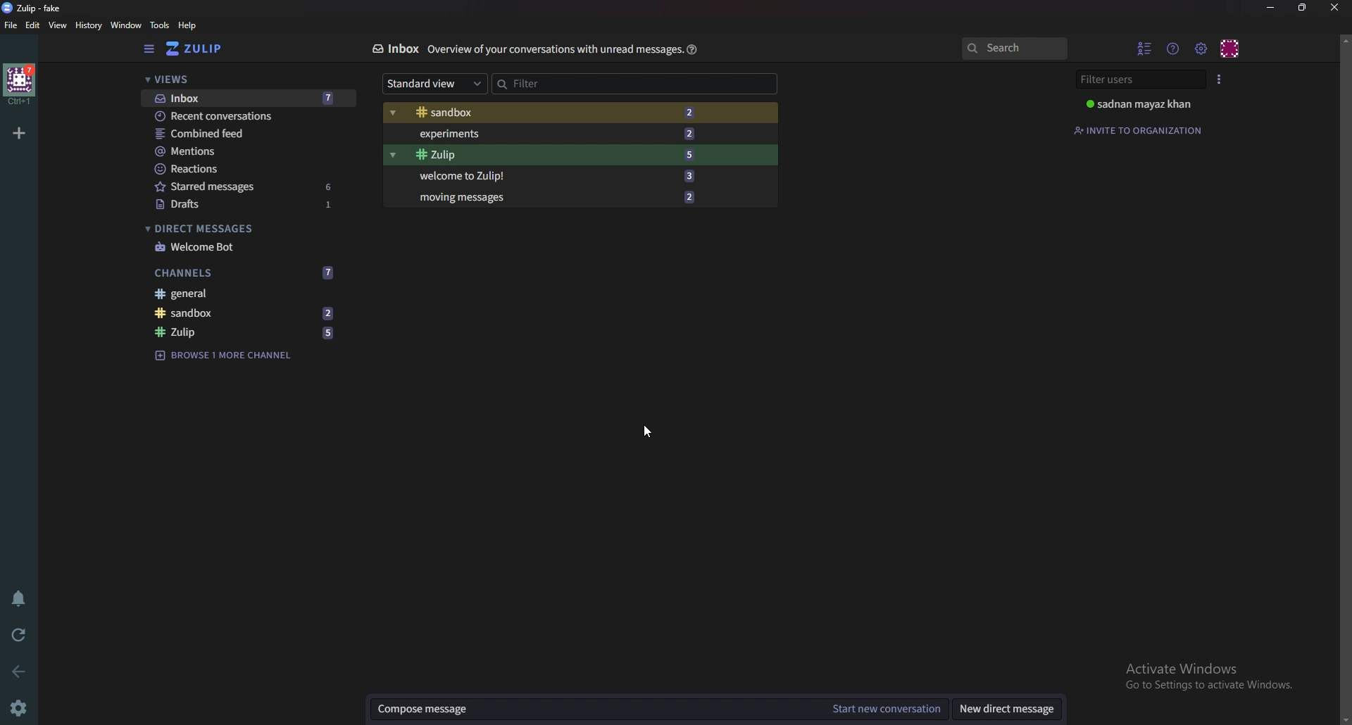 The width and height of the screenshot is (1352, 725). I want to click on cursor, so click(649, 431).